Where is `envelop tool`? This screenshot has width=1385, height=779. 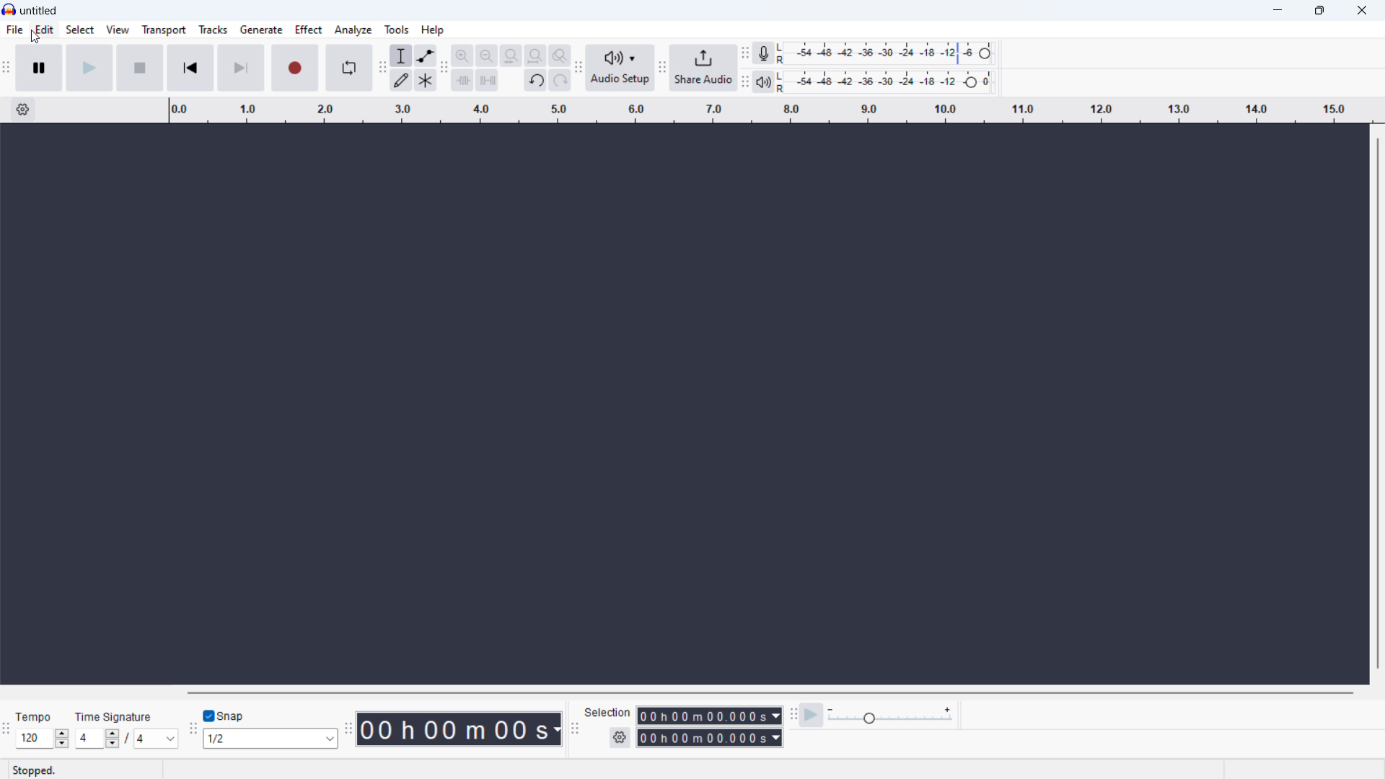
envelop tool is located at coordinates (426, 56).